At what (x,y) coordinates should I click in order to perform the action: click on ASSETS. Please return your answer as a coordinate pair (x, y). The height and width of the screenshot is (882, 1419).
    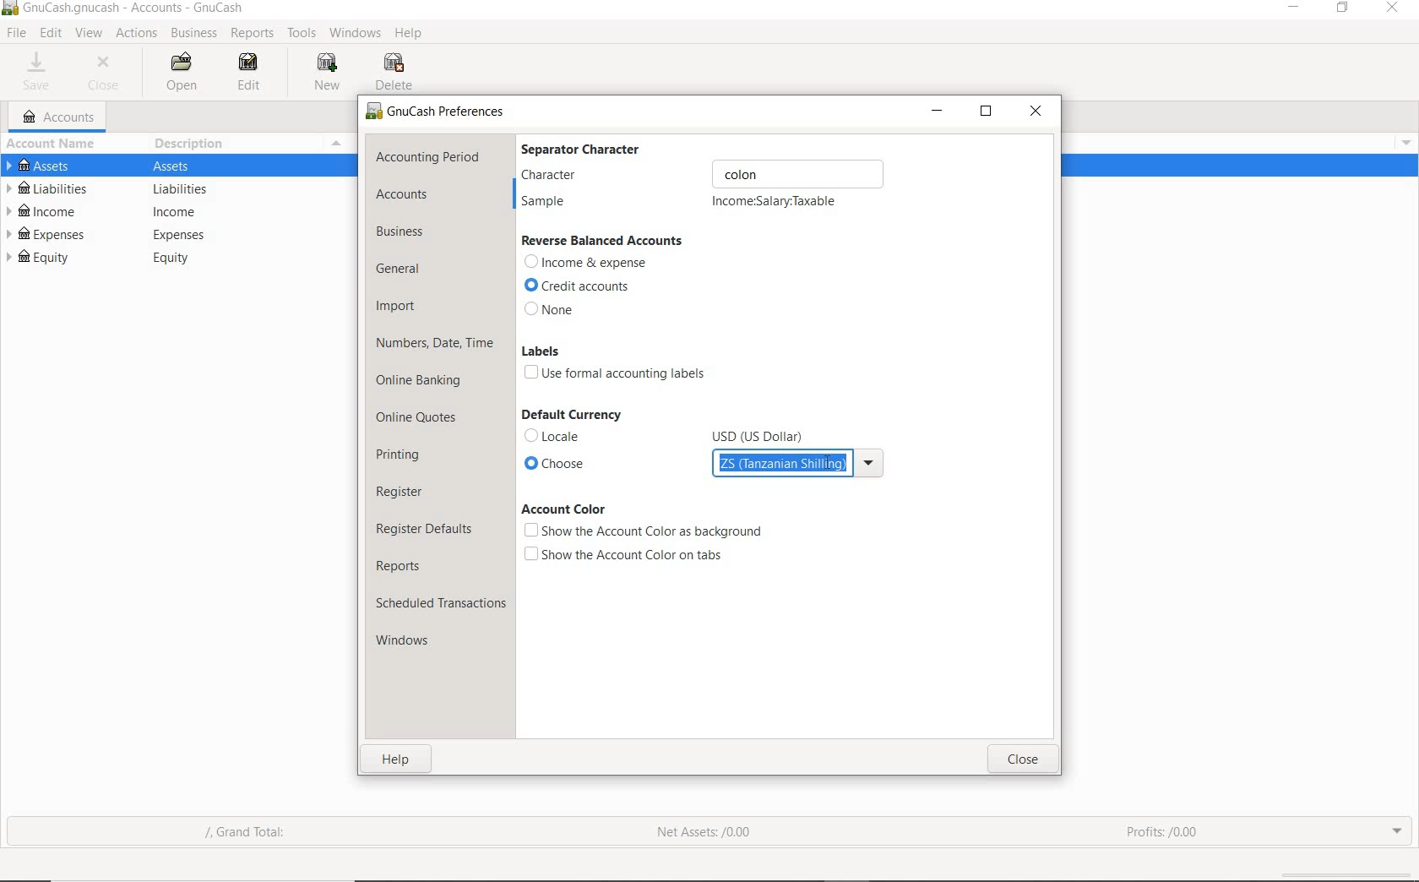
    Looking at the image, I should click on (61, 166).